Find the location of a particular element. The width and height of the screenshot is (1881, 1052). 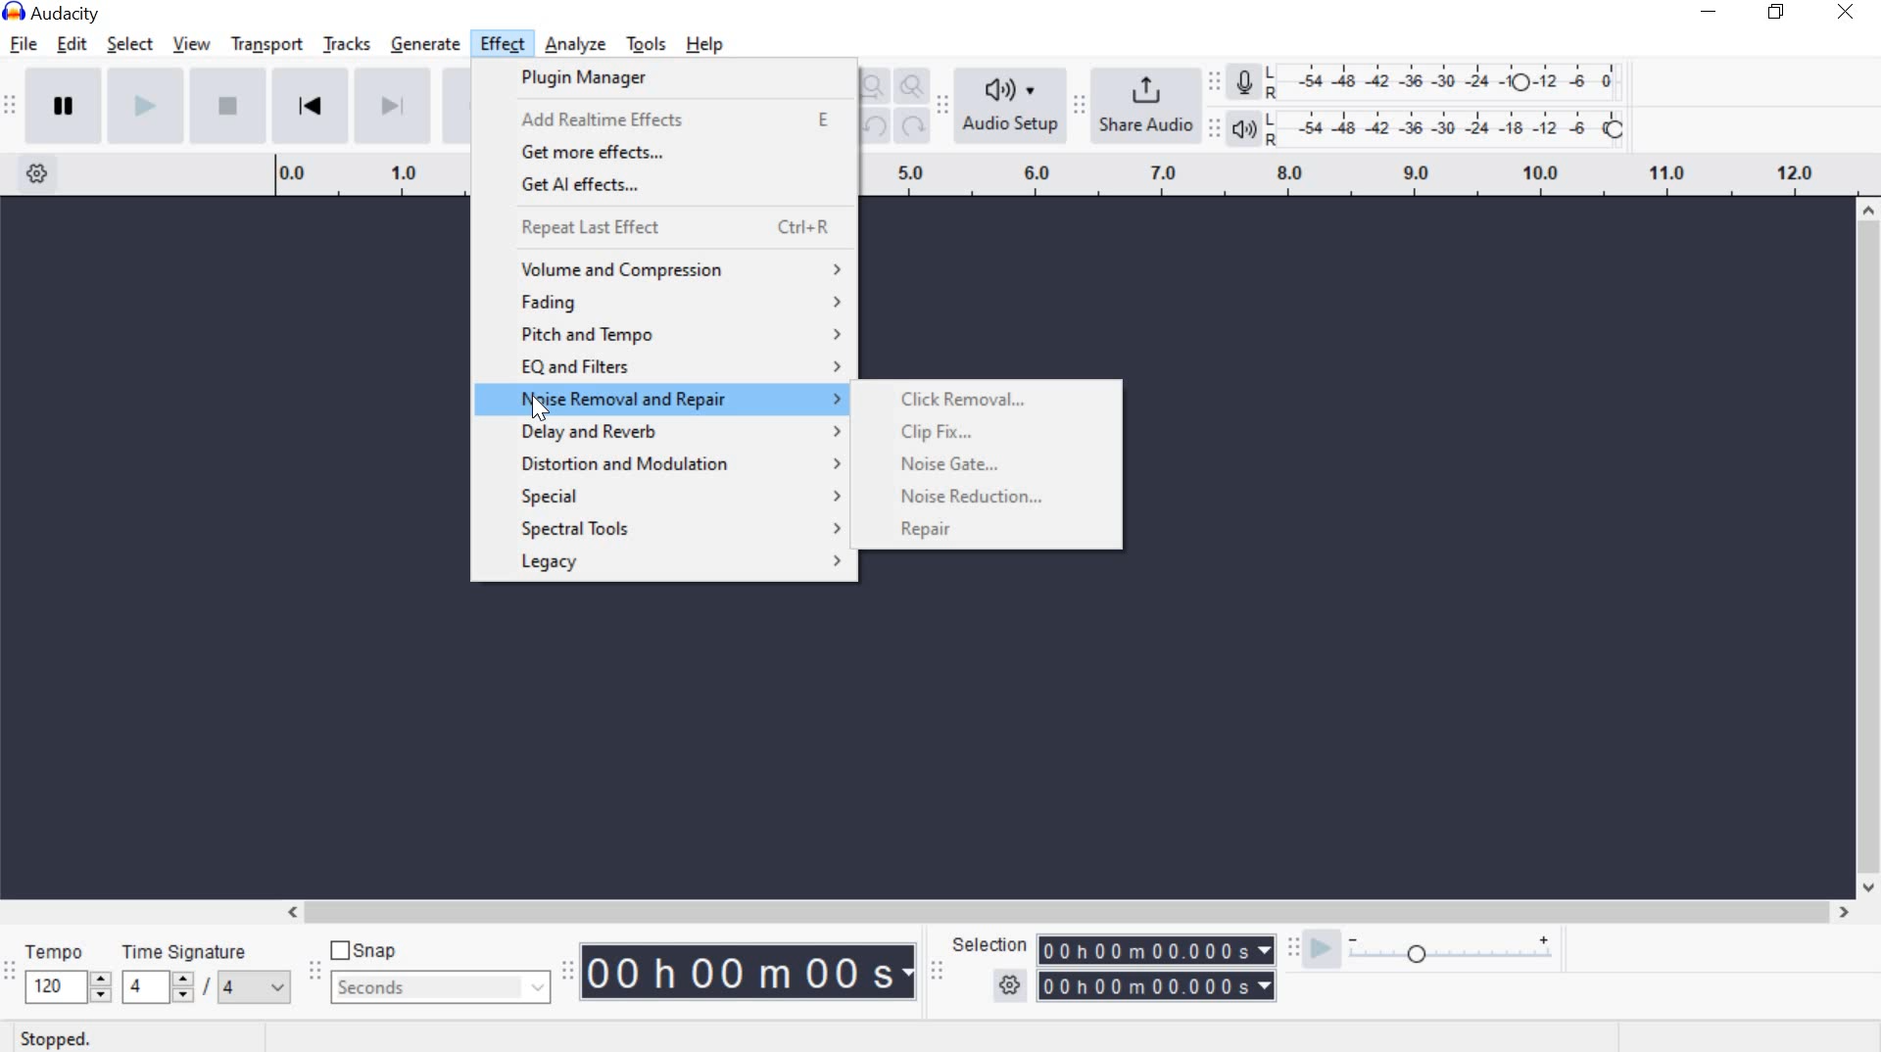

effect is located at coordinates (501, 45).